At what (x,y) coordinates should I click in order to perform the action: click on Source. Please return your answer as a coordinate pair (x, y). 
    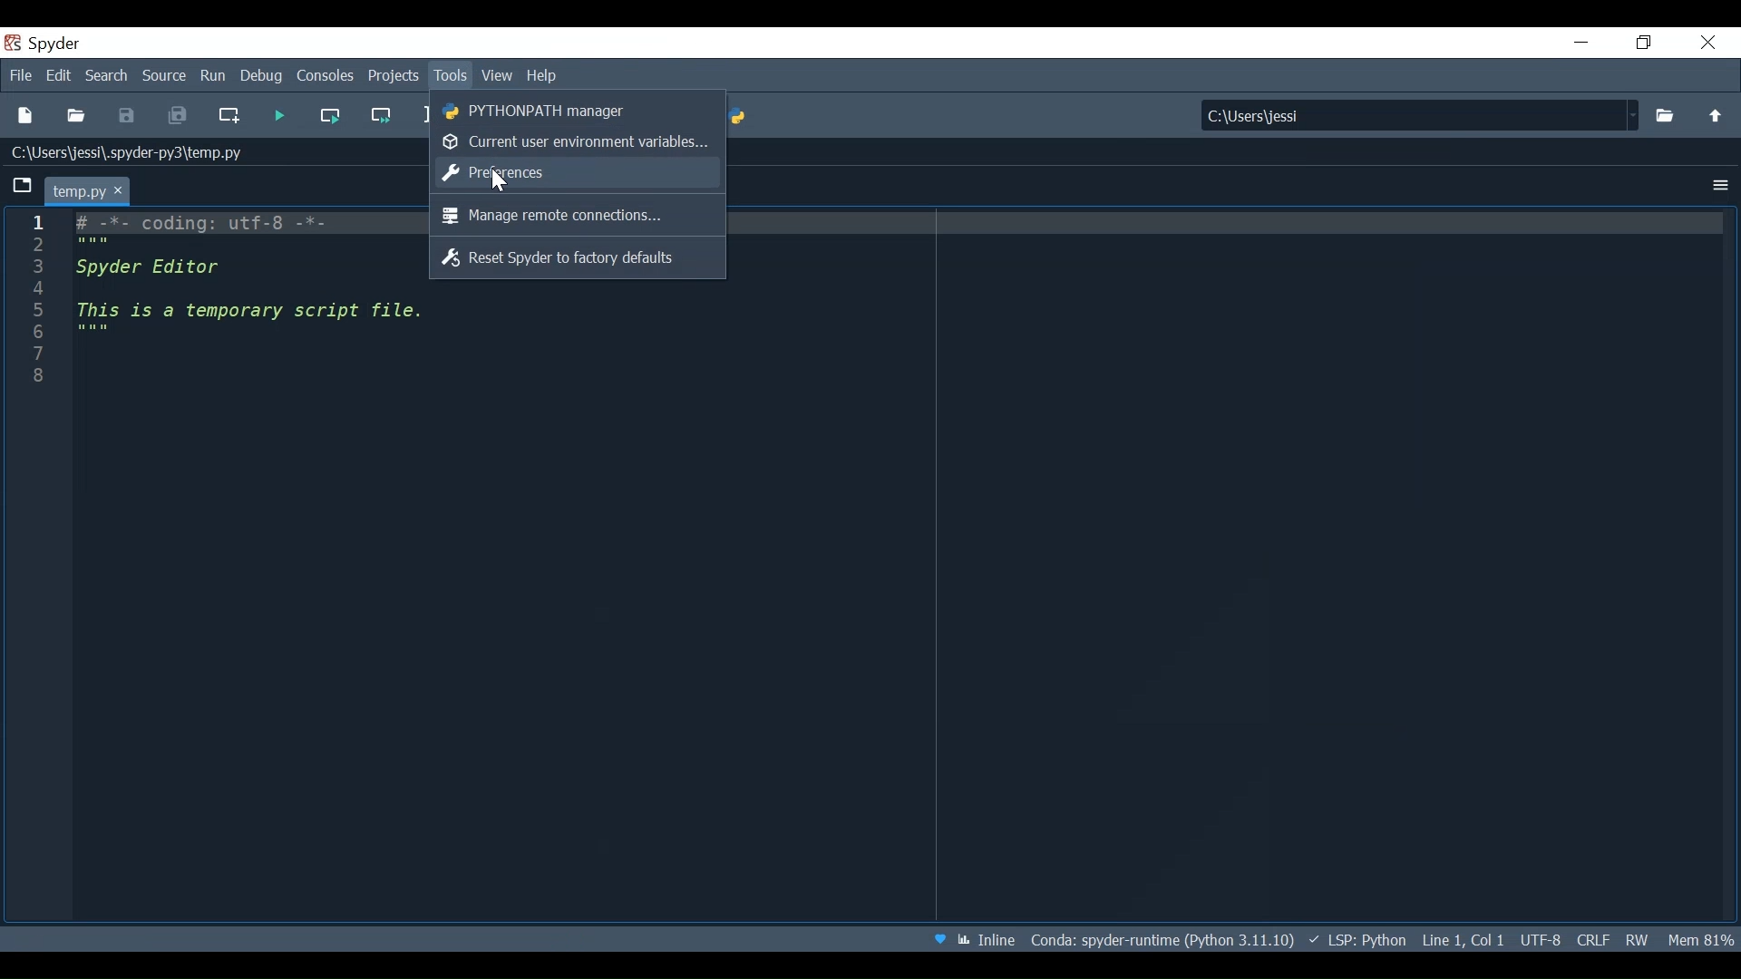
    Looking at the image, I should click on (165, 77).